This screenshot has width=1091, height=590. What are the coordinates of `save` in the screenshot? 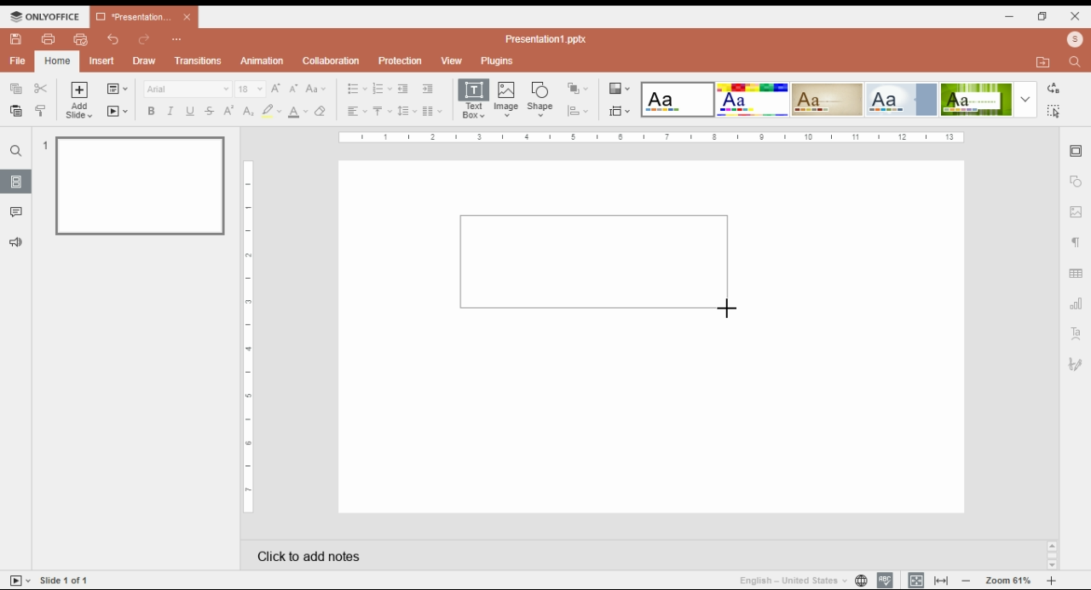 It's located at (17, 39).